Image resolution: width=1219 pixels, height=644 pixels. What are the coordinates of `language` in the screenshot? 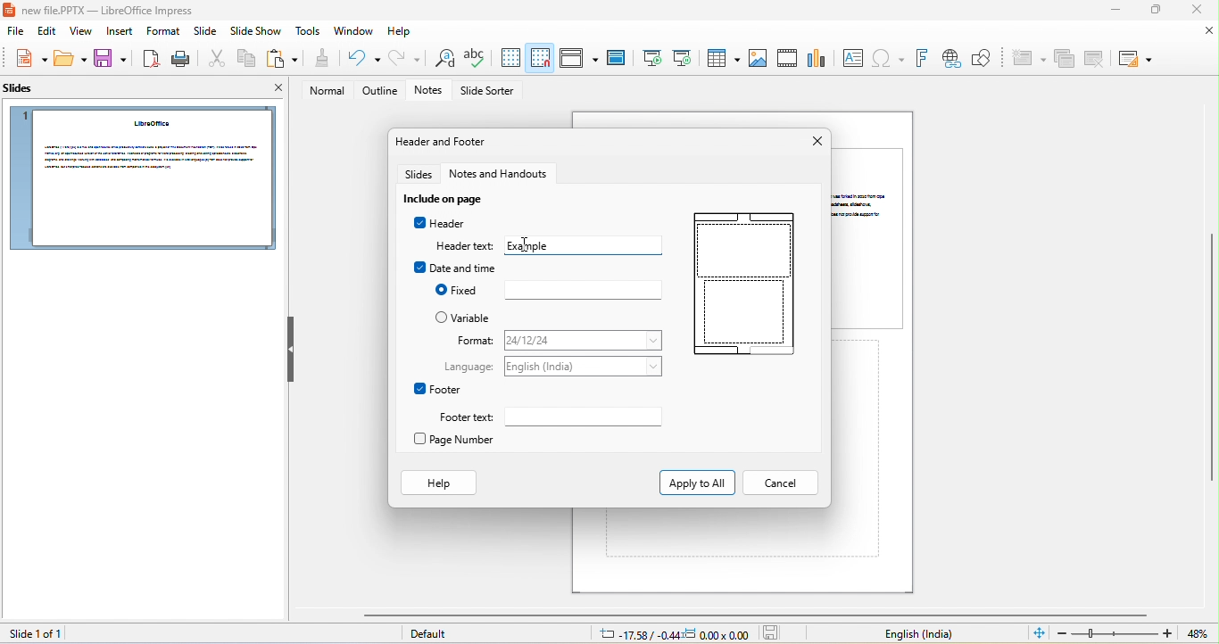 It's located at (585, 367).